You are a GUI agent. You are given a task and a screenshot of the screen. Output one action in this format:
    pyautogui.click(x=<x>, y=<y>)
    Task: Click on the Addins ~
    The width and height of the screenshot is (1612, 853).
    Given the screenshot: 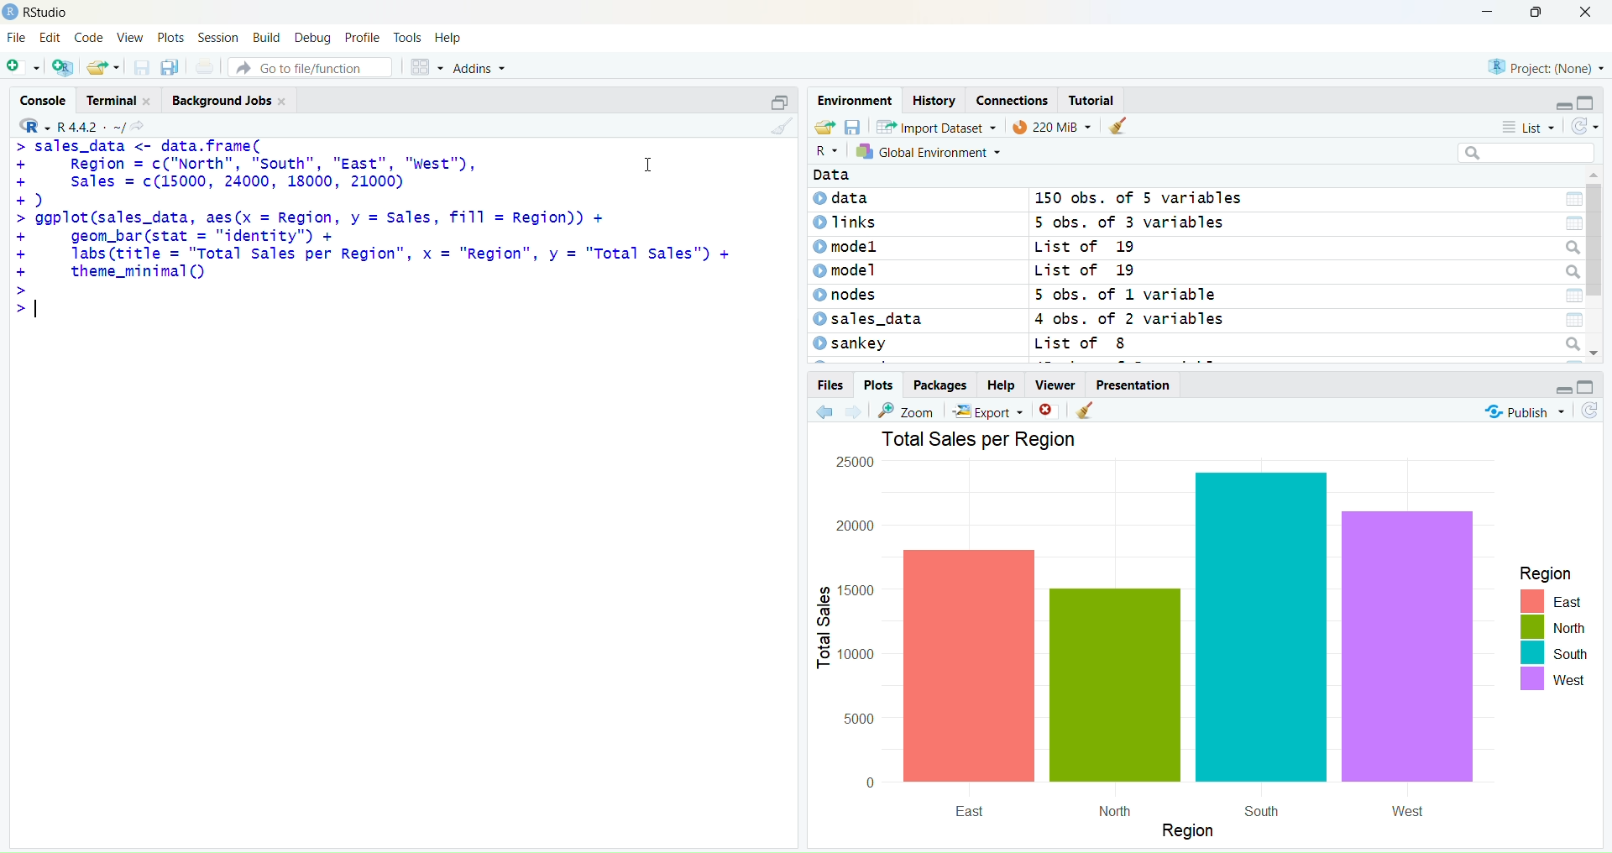 What is the action you would take?
    pyautogui.click(x=480, y=68)
    